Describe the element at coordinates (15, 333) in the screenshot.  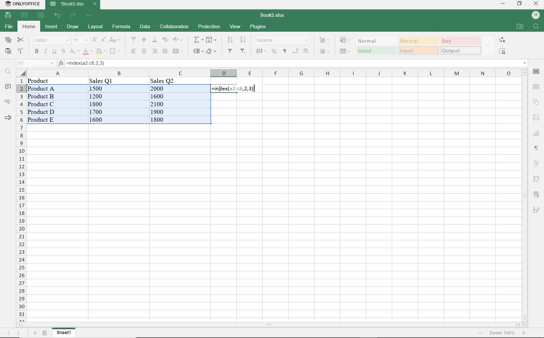
I see `move sheets` at that location.